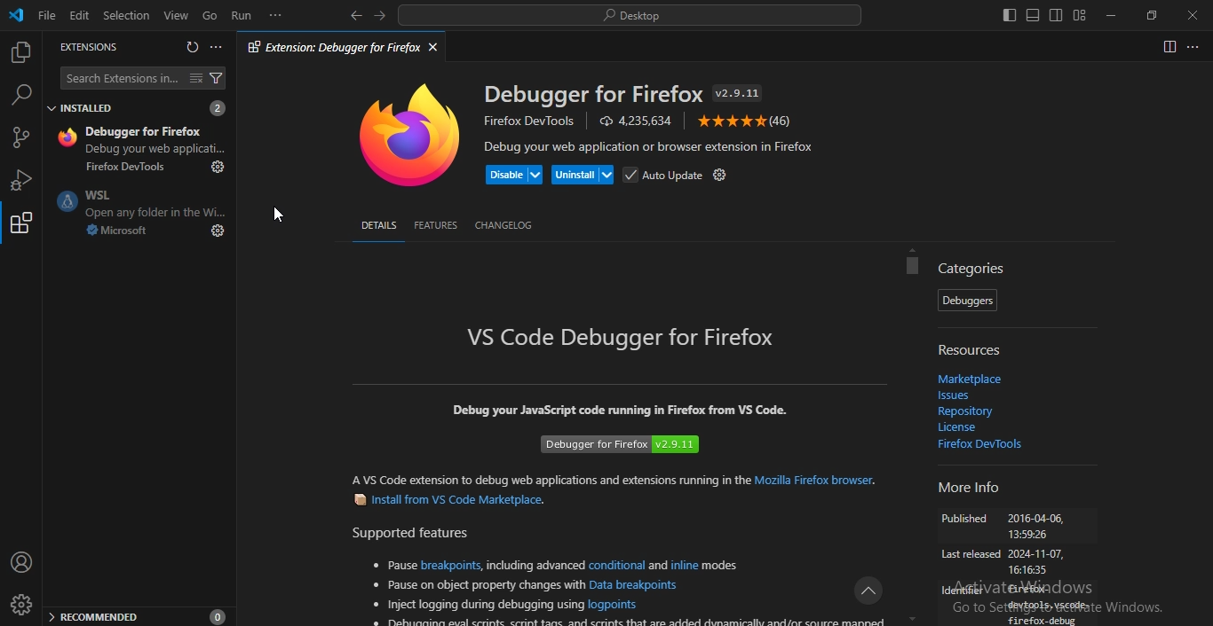 This screenshot has width=1213, height=626. I want to click on extensions, so click(21, 228).